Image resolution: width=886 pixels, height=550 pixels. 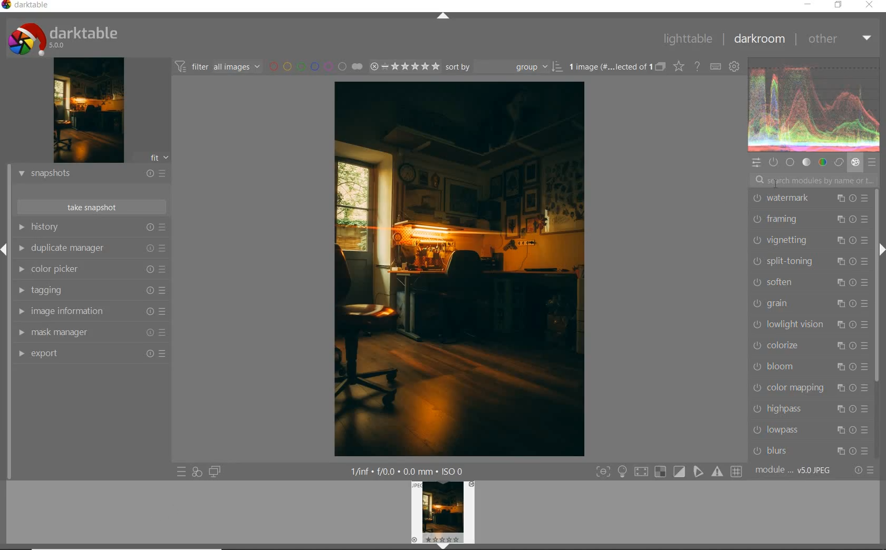 I want to click on image preview, so click(x=86, y=111).